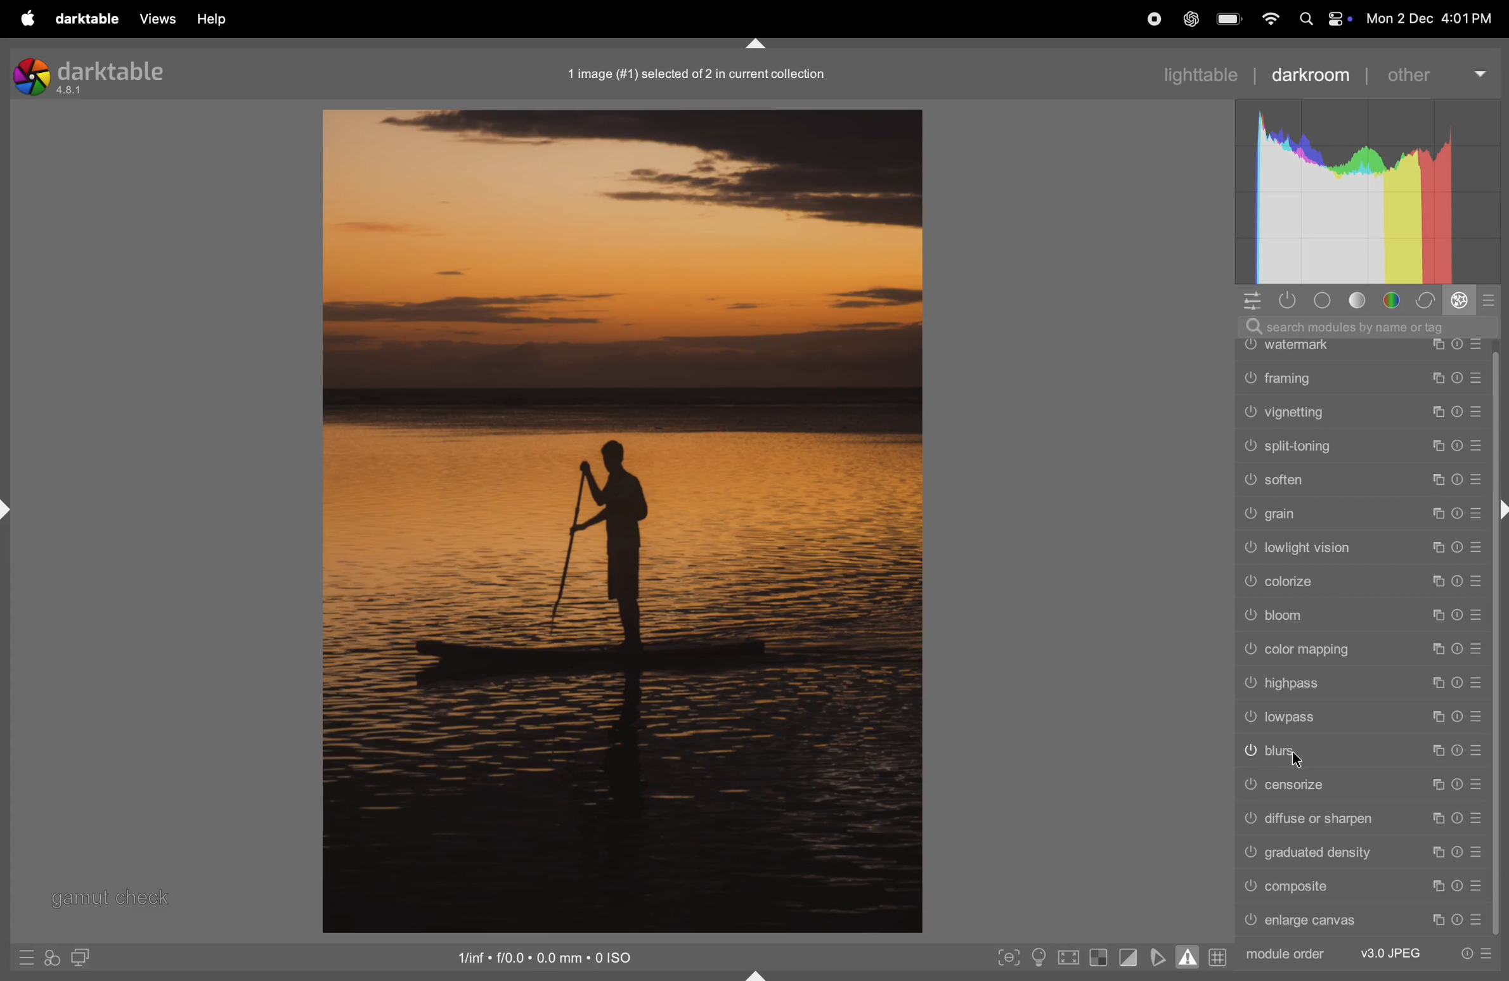 This screenshot has height=981, width=1509. Describe the element at coordinates (1357, 854) in the screenshot. I see `graduated density` at that location.